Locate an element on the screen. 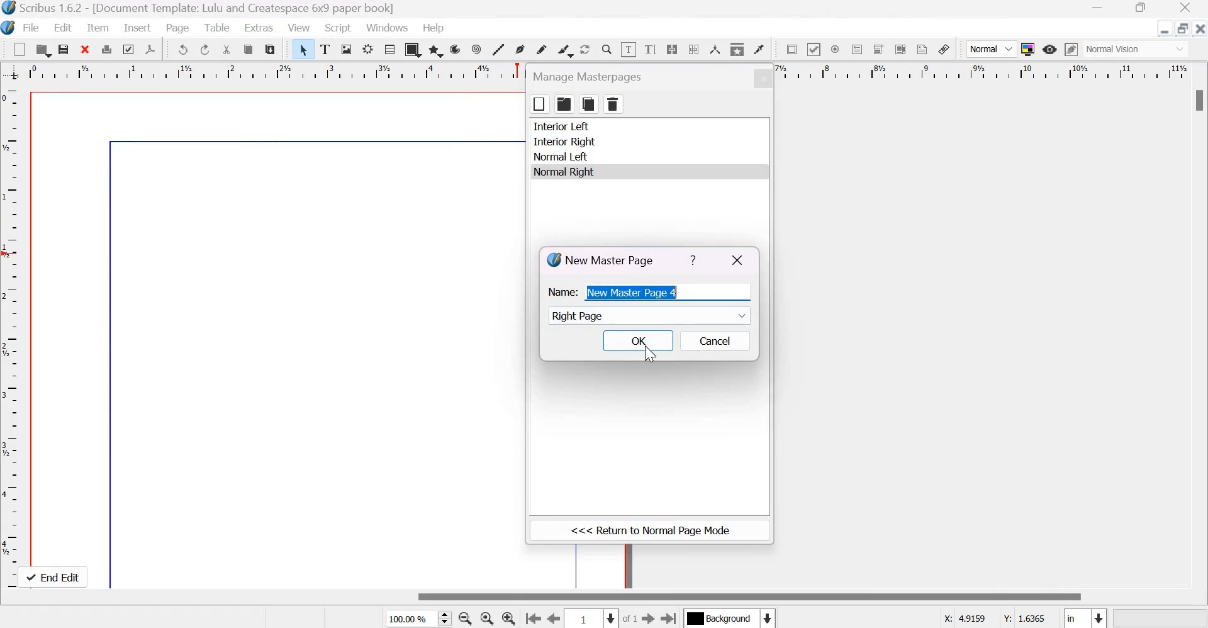 This screenshot has height=628, width=1208. PDF check box is located at coordinates (813, 48).